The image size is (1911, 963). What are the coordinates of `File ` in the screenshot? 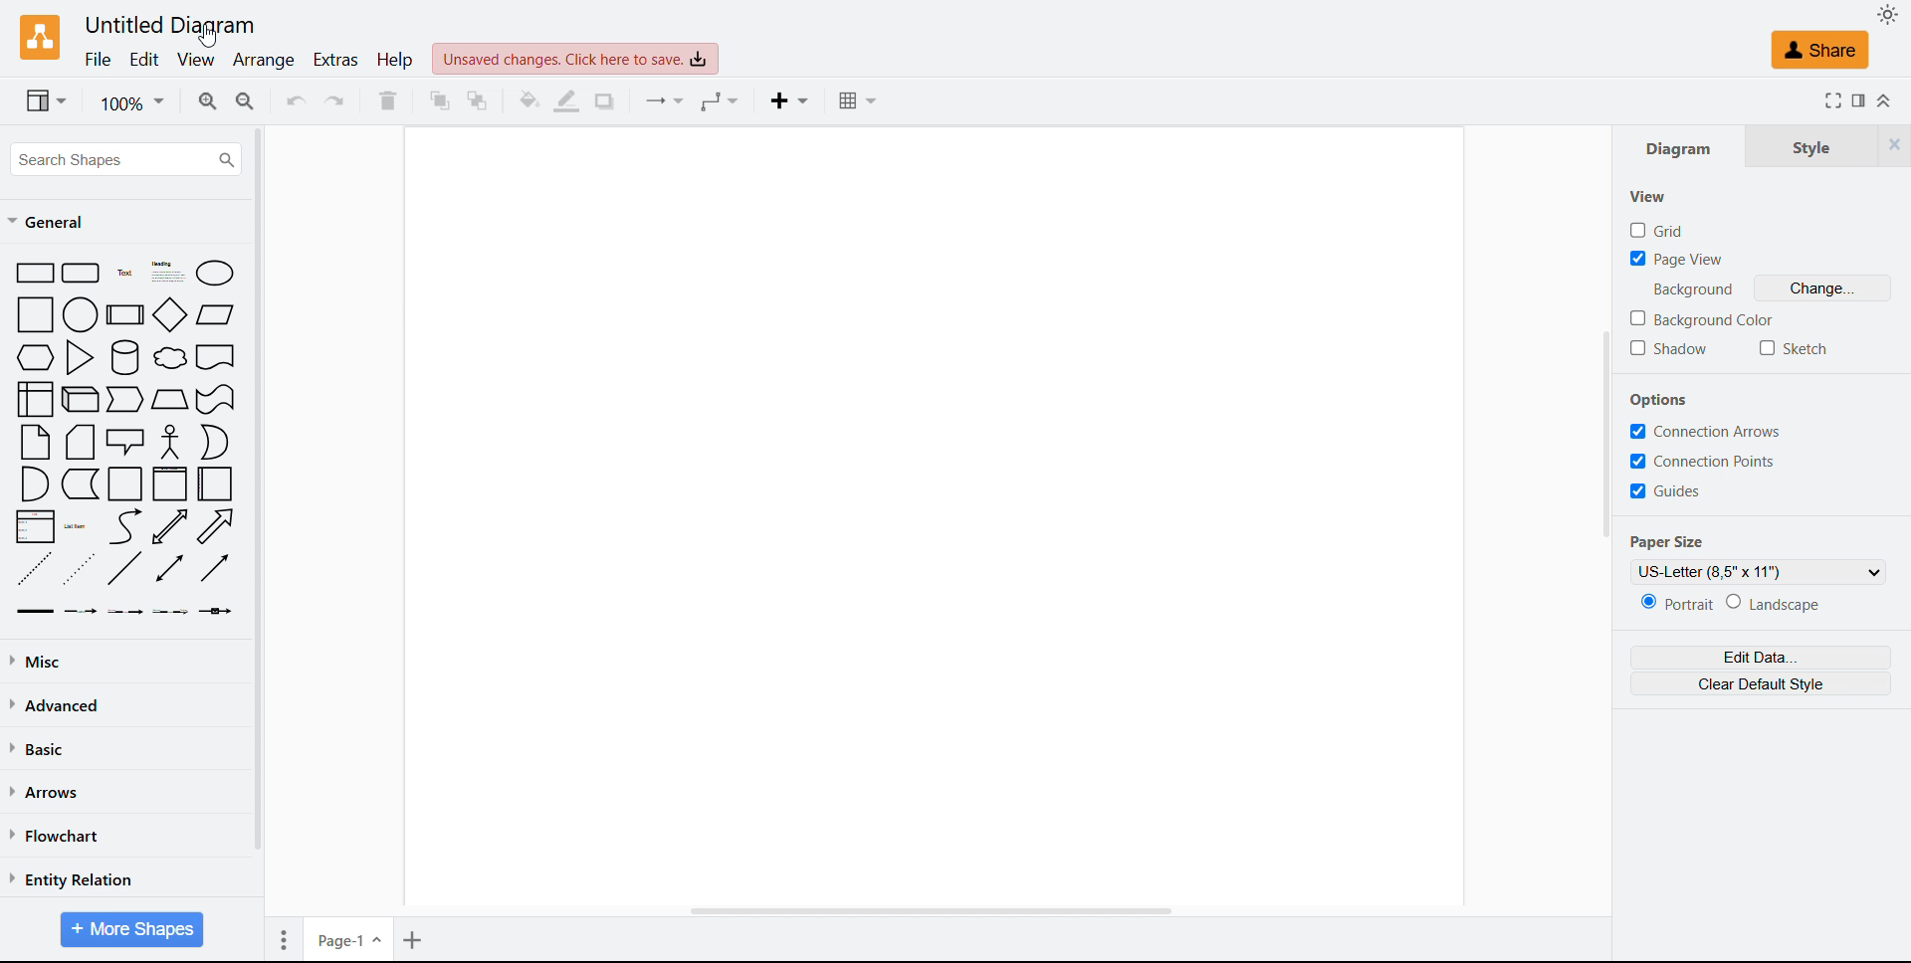 It's located at (98, 61).